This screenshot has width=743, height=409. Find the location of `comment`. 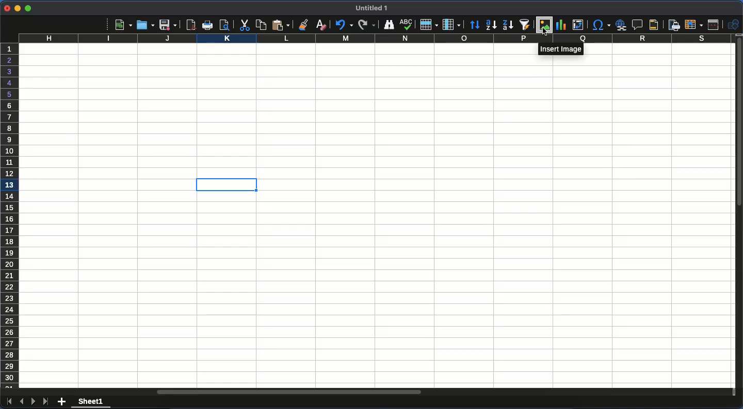

comment is located at coordinates (638, 25).